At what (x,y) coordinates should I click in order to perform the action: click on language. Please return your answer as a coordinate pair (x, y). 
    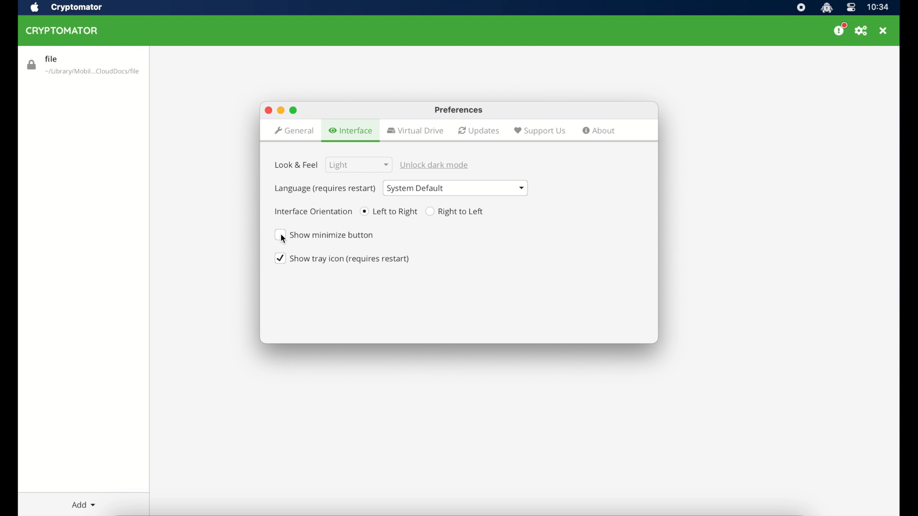
    Looking at the image, I should click on (325, 189).